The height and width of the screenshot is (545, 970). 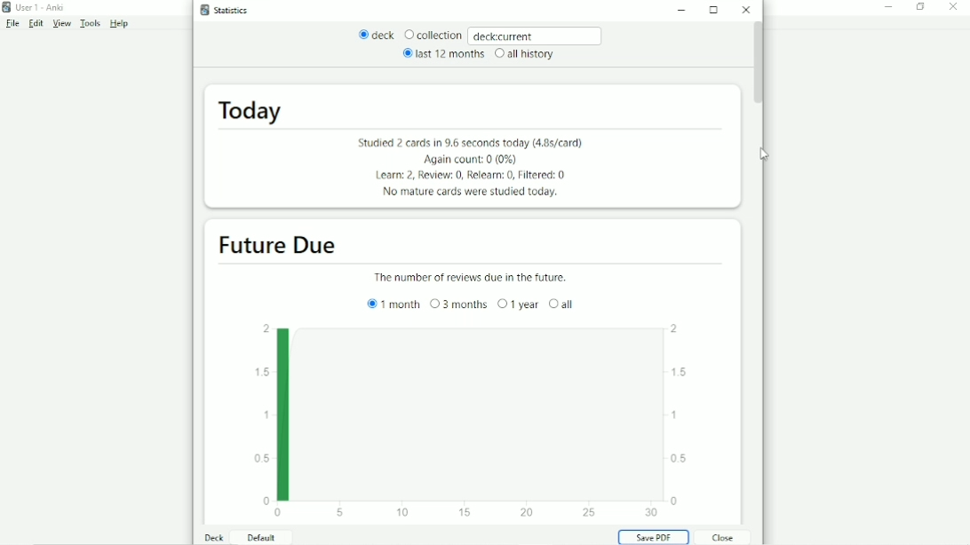 What do you see at coordinates (62, 24) in the screenshot?
I see `View` at bounding box center [62, 24].